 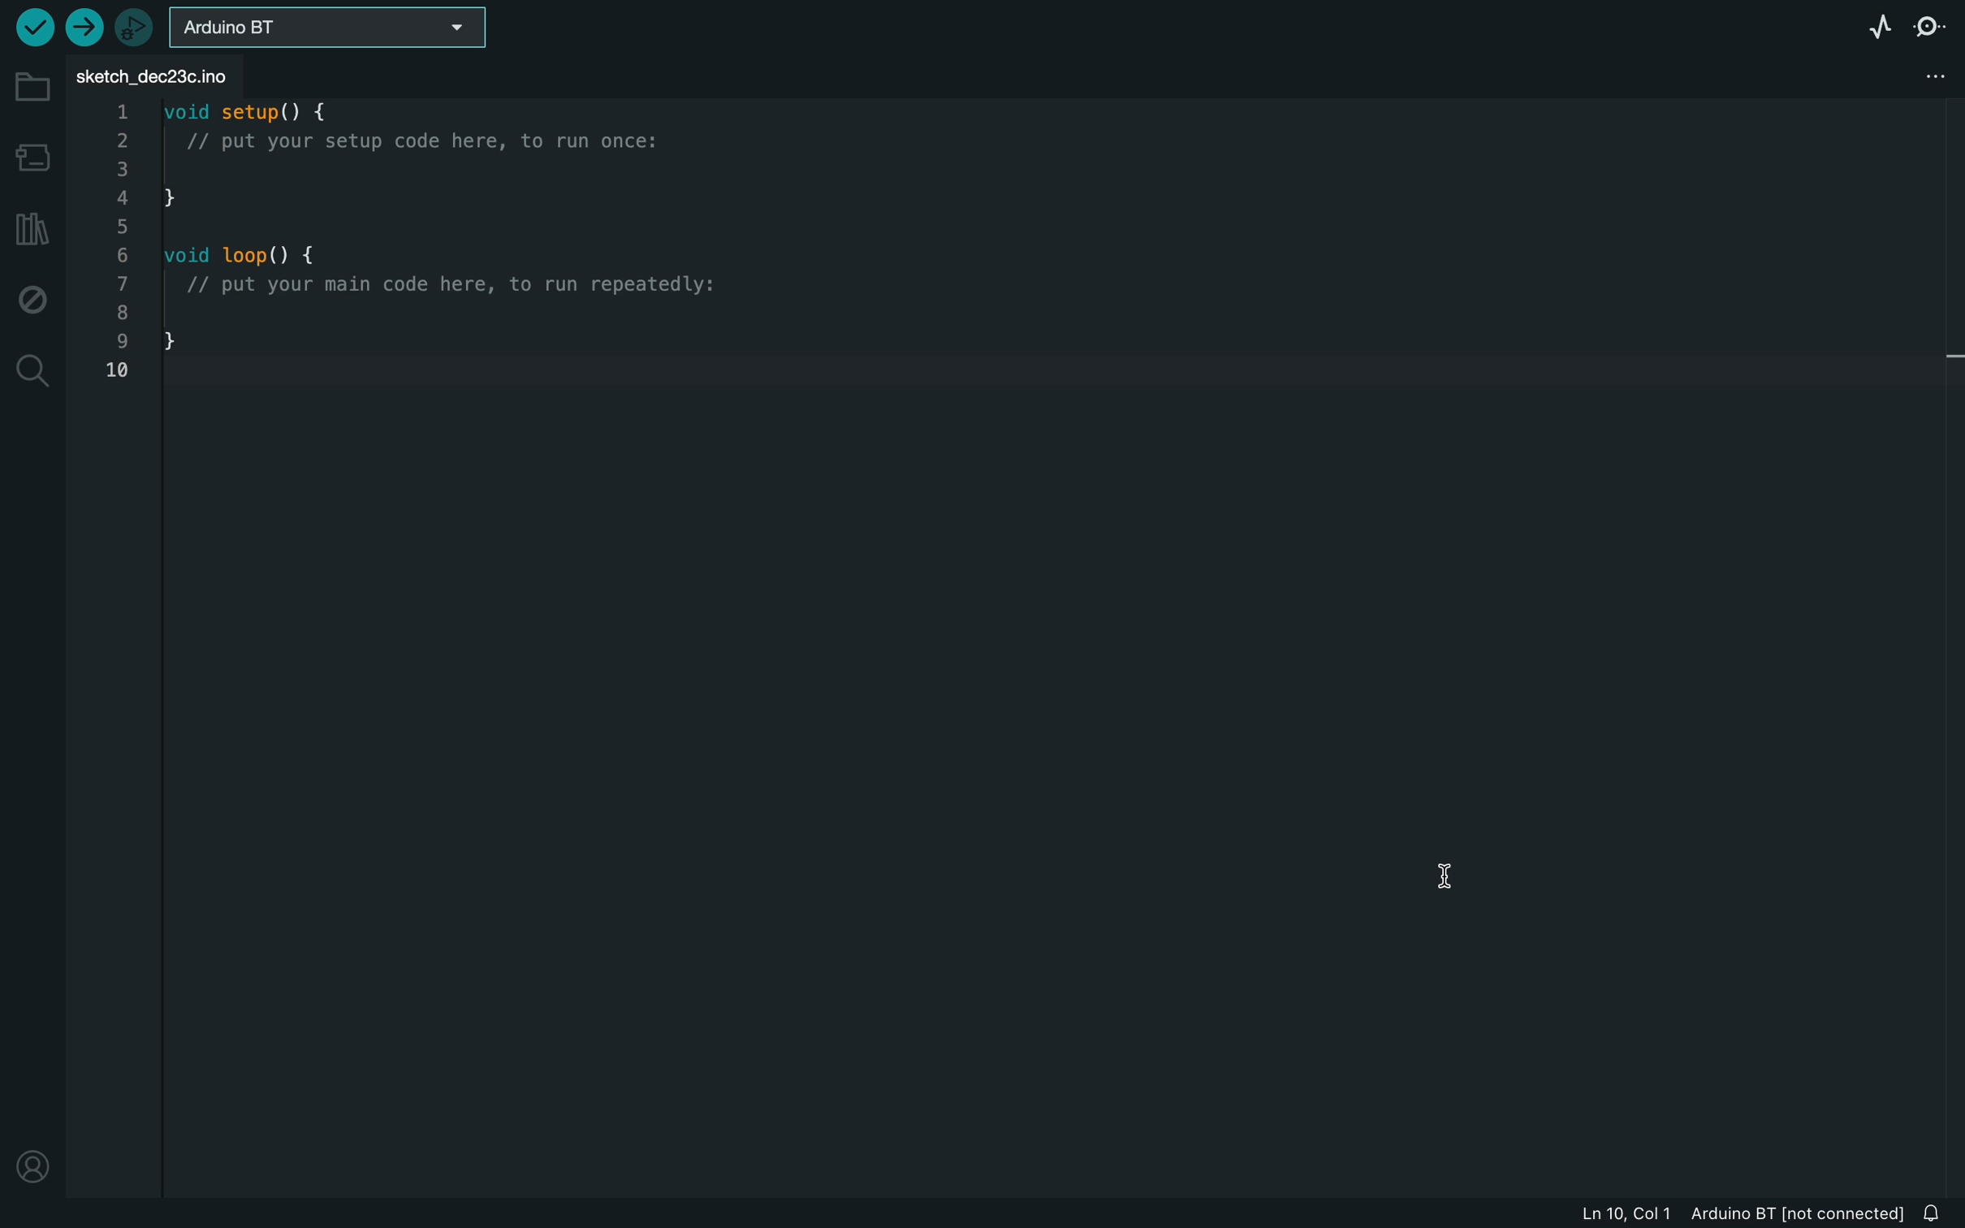 I want to click on file information, so click(x=1731, y=1213).